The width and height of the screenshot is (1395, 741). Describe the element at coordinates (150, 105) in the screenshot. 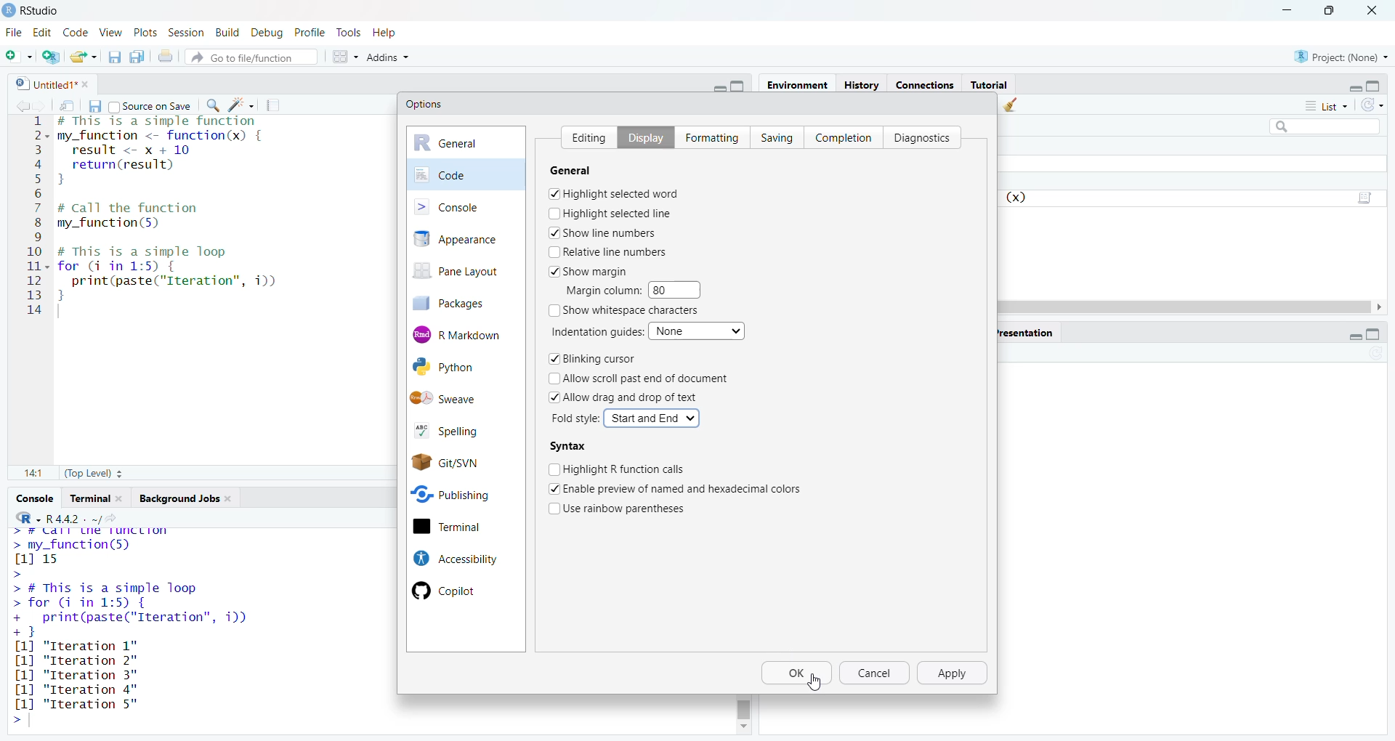

I see `source on save` at that location.